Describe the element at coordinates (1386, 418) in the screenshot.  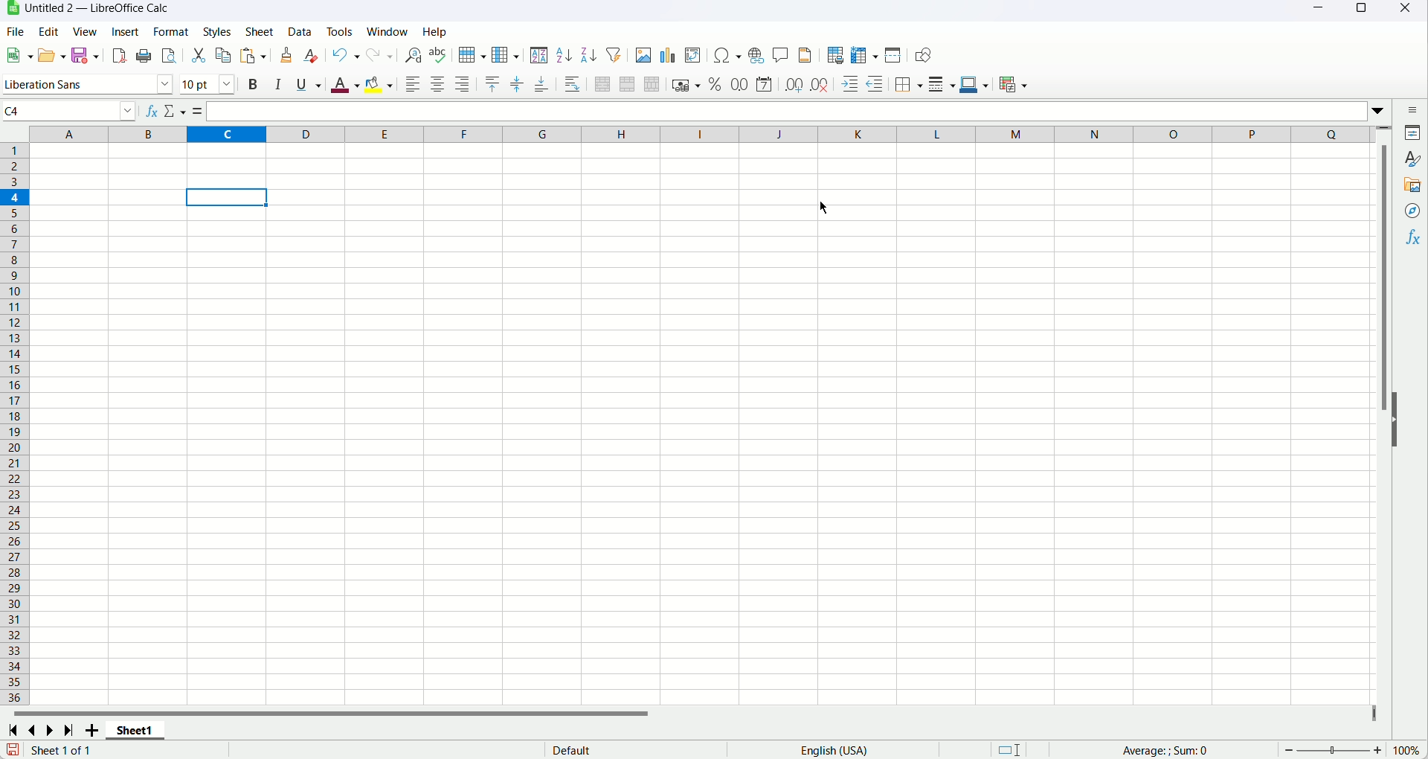
I see `Vertical scroll bar` at that location.